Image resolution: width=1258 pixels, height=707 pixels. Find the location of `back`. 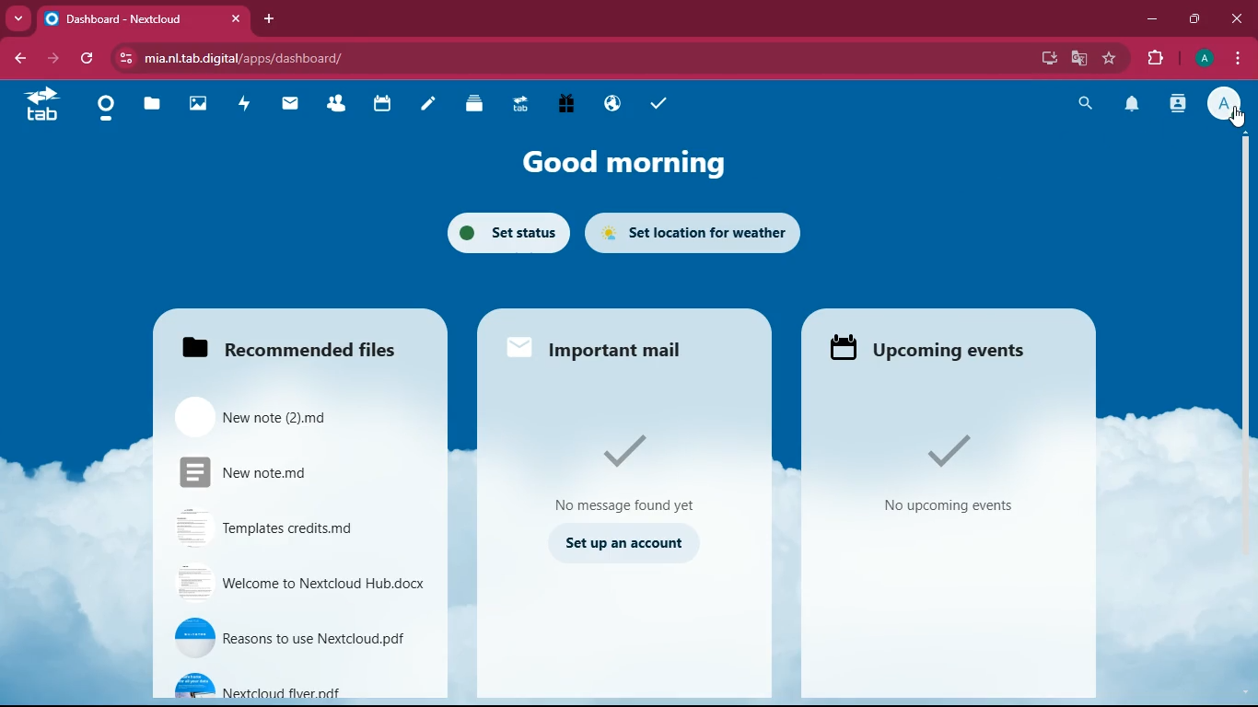

back is located at coordinates (20, 58).